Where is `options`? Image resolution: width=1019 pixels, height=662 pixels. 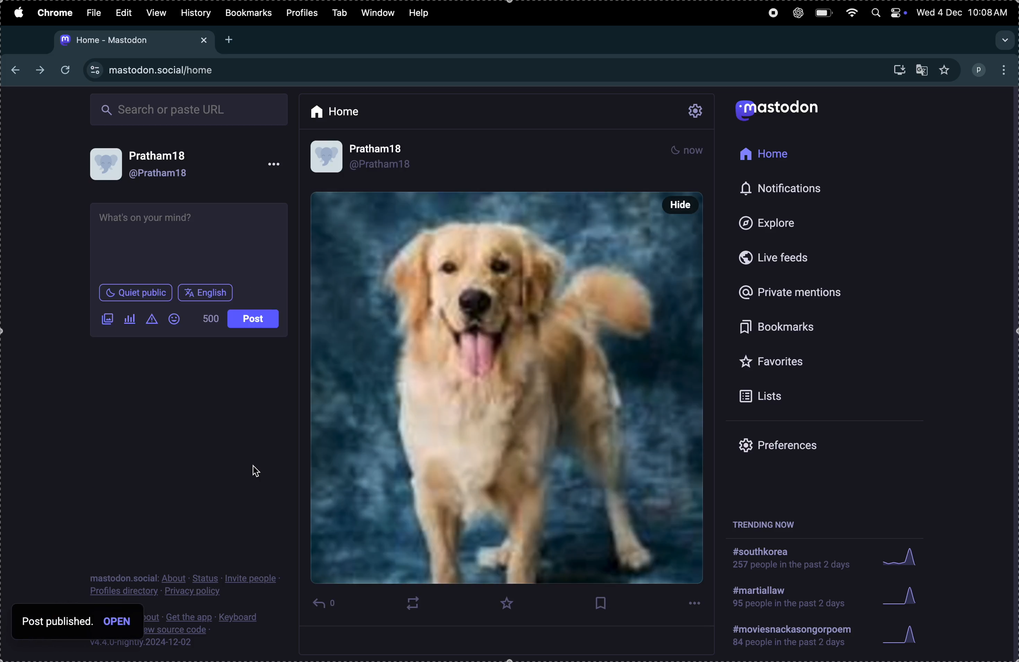 options is located at coordinates (697, 604).